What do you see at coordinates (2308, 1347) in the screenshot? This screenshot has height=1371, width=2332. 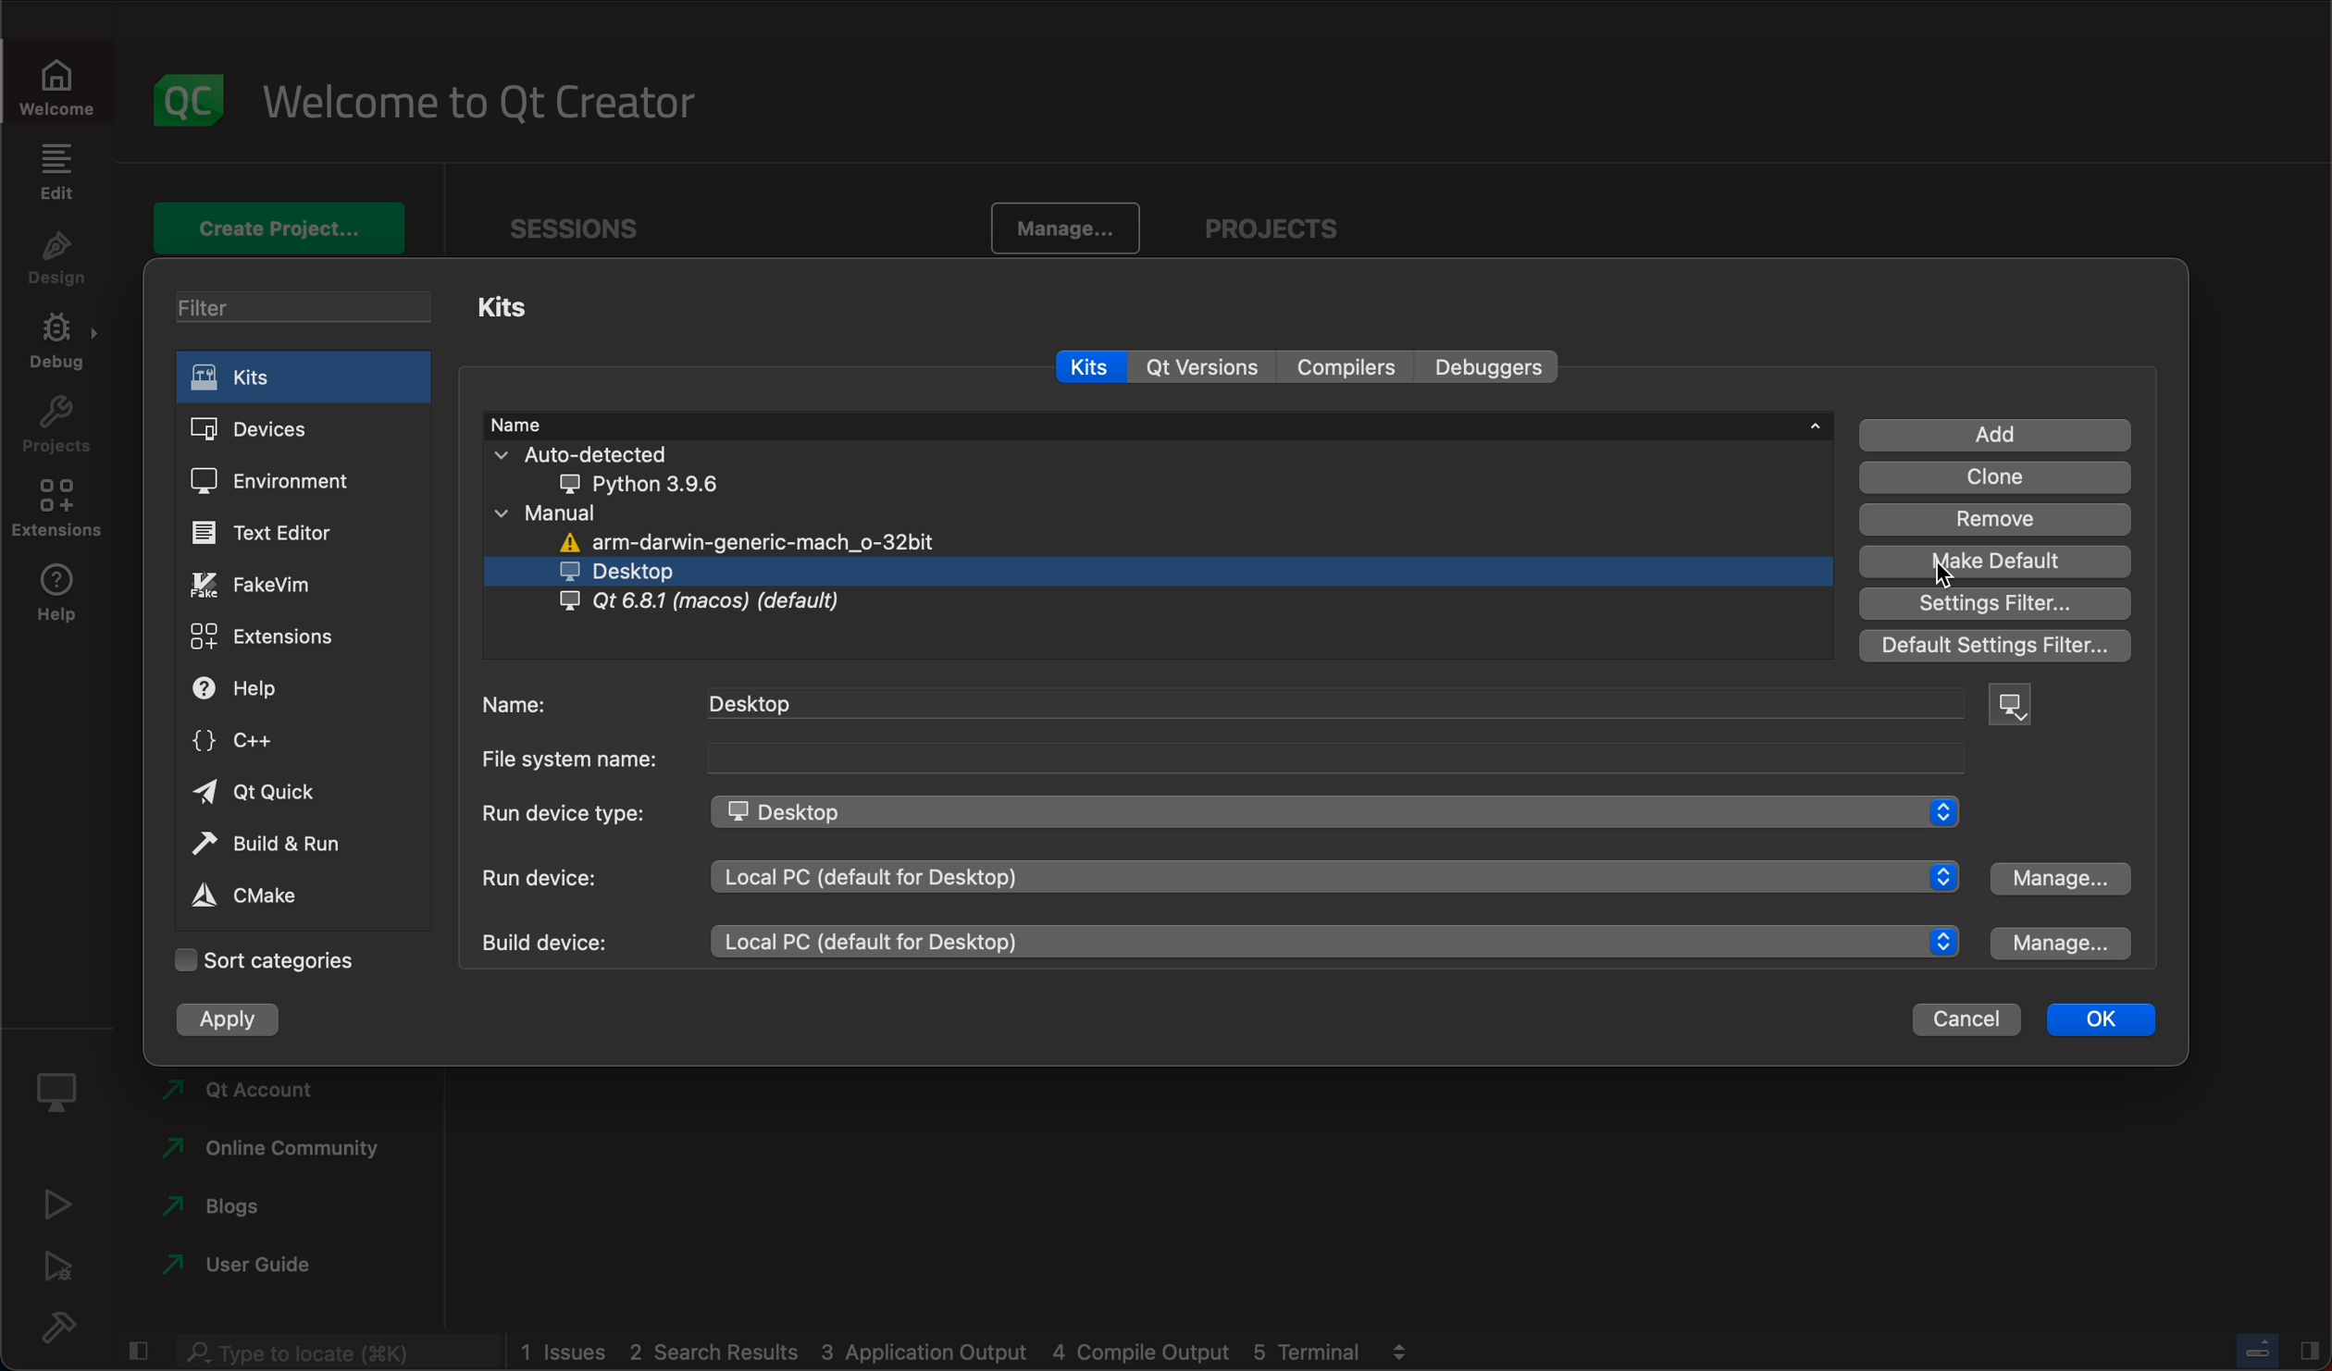 I see `Hide/Show right sidebar` at bounding box center [2308, 1347].